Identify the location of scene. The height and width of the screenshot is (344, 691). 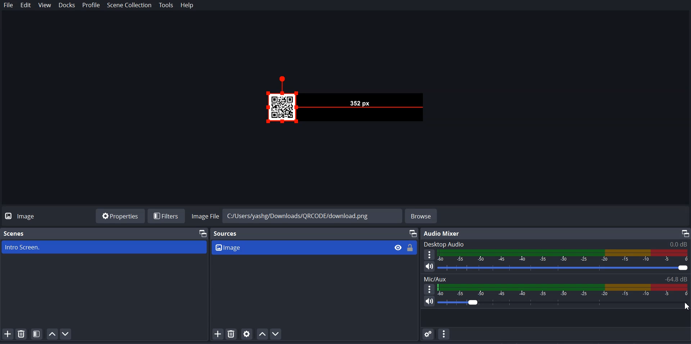
(104, 246).